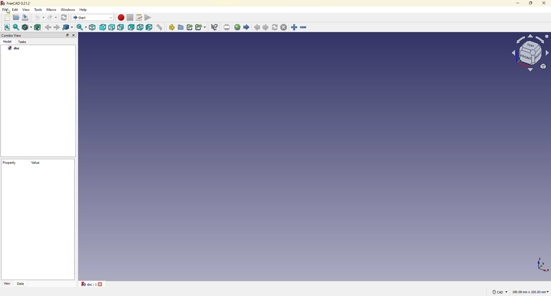 The height and width of the screenshot is (296, 551). What do you see at coordinates (150, 17) in the screenshot?
I see `execute macros` at bounding box center [150, 17].